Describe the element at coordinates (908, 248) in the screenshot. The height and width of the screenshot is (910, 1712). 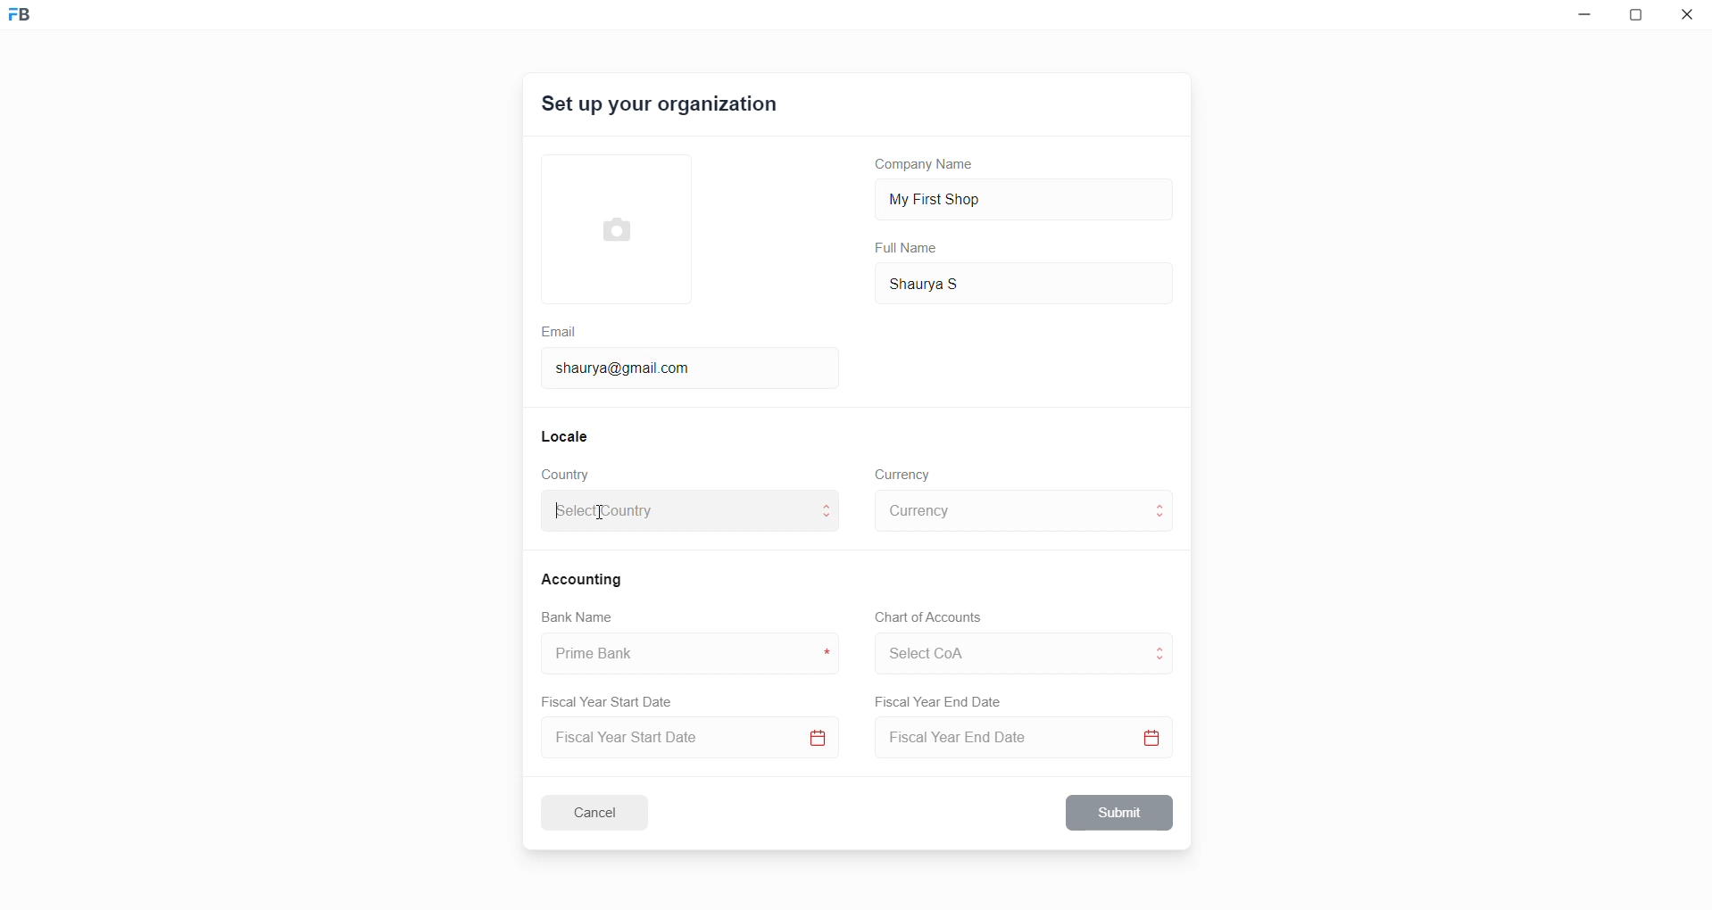
I see `Full Name` at that location.